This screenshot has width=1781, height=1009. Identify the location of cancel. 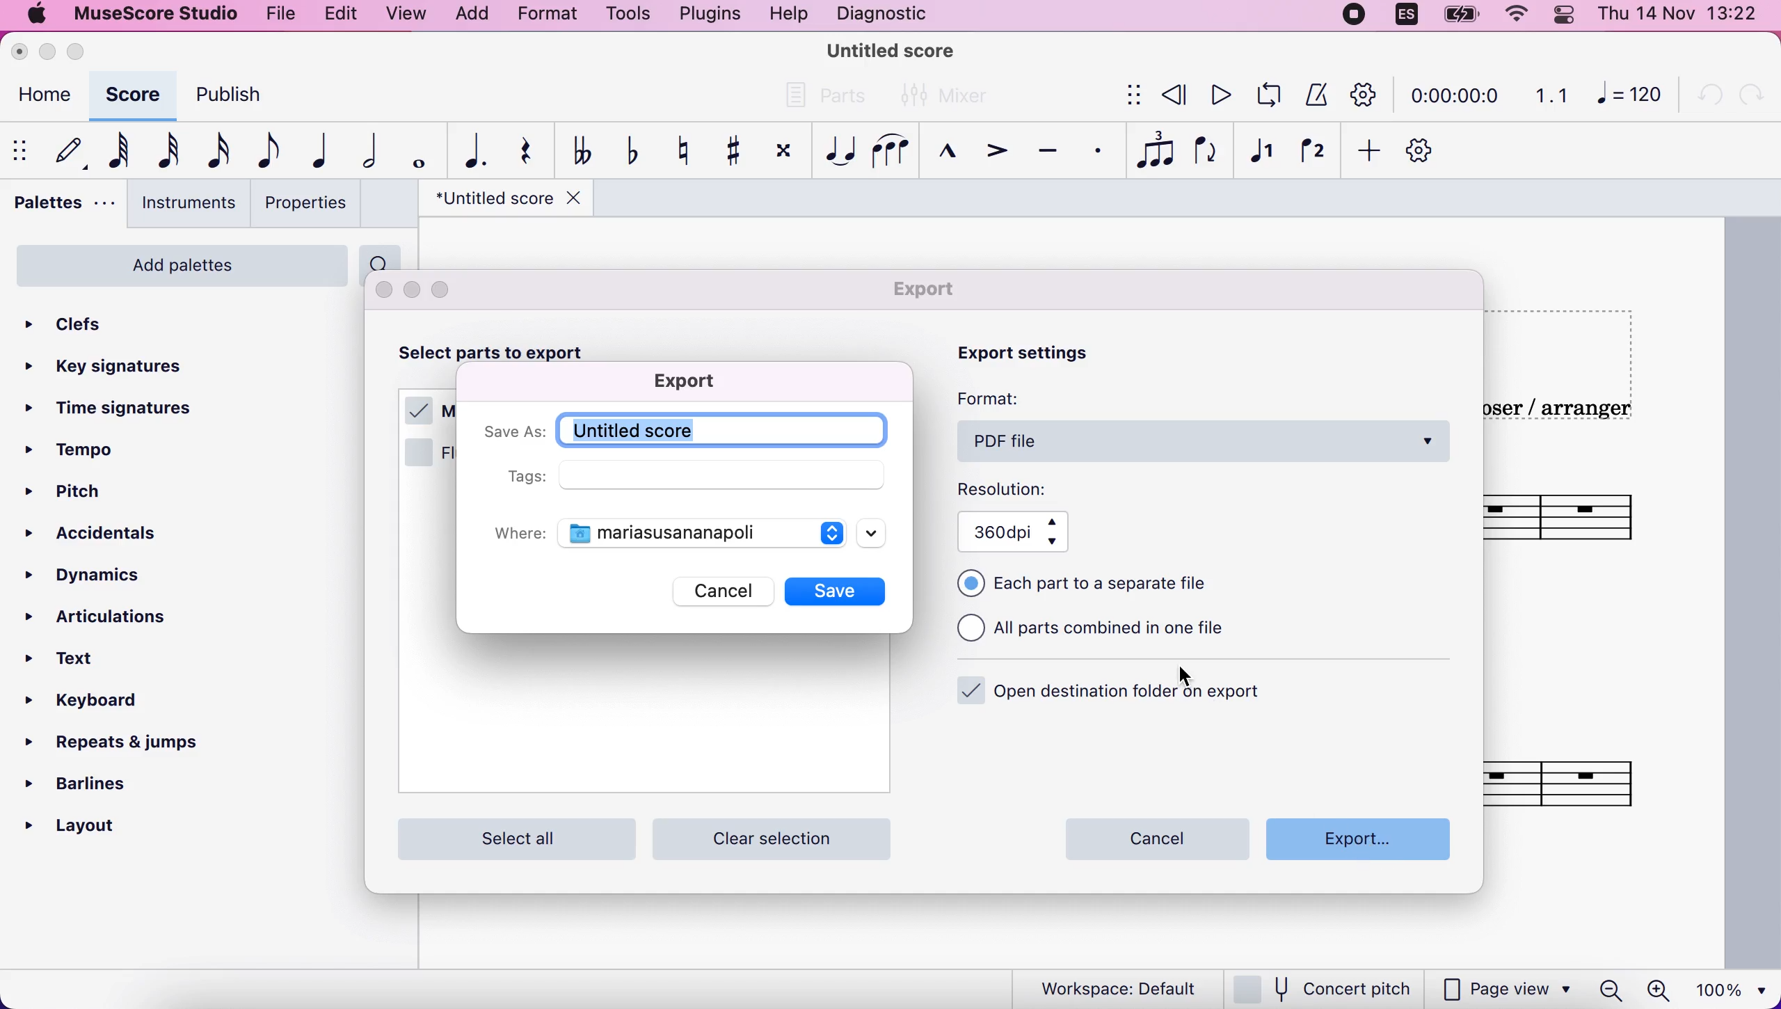
(1160, 839).